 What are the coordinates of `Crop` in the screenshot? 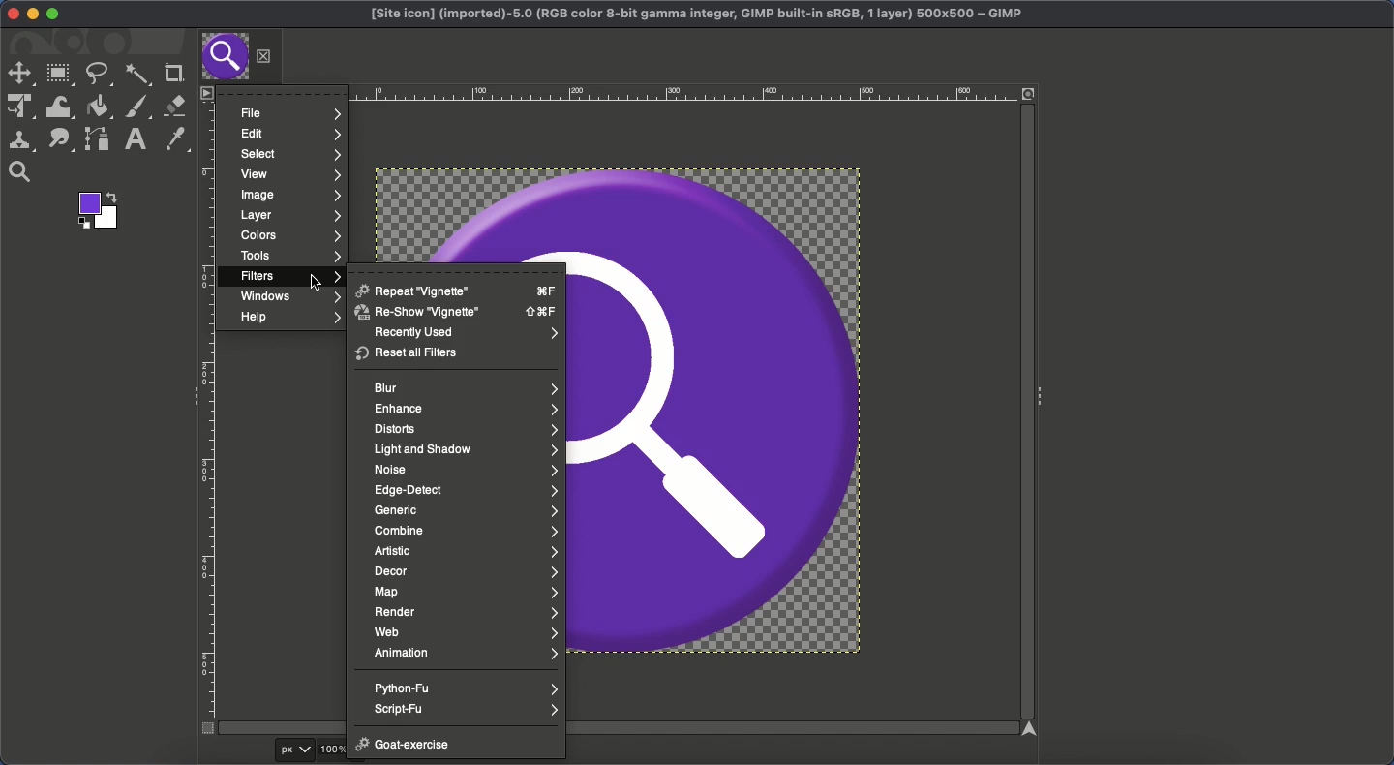 It's located at (171, 74).